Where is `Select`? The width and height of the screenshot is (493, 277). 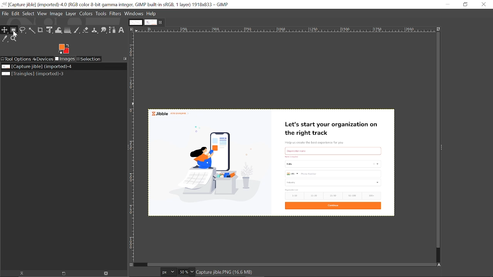 Select is located at coordinates (29, 13).